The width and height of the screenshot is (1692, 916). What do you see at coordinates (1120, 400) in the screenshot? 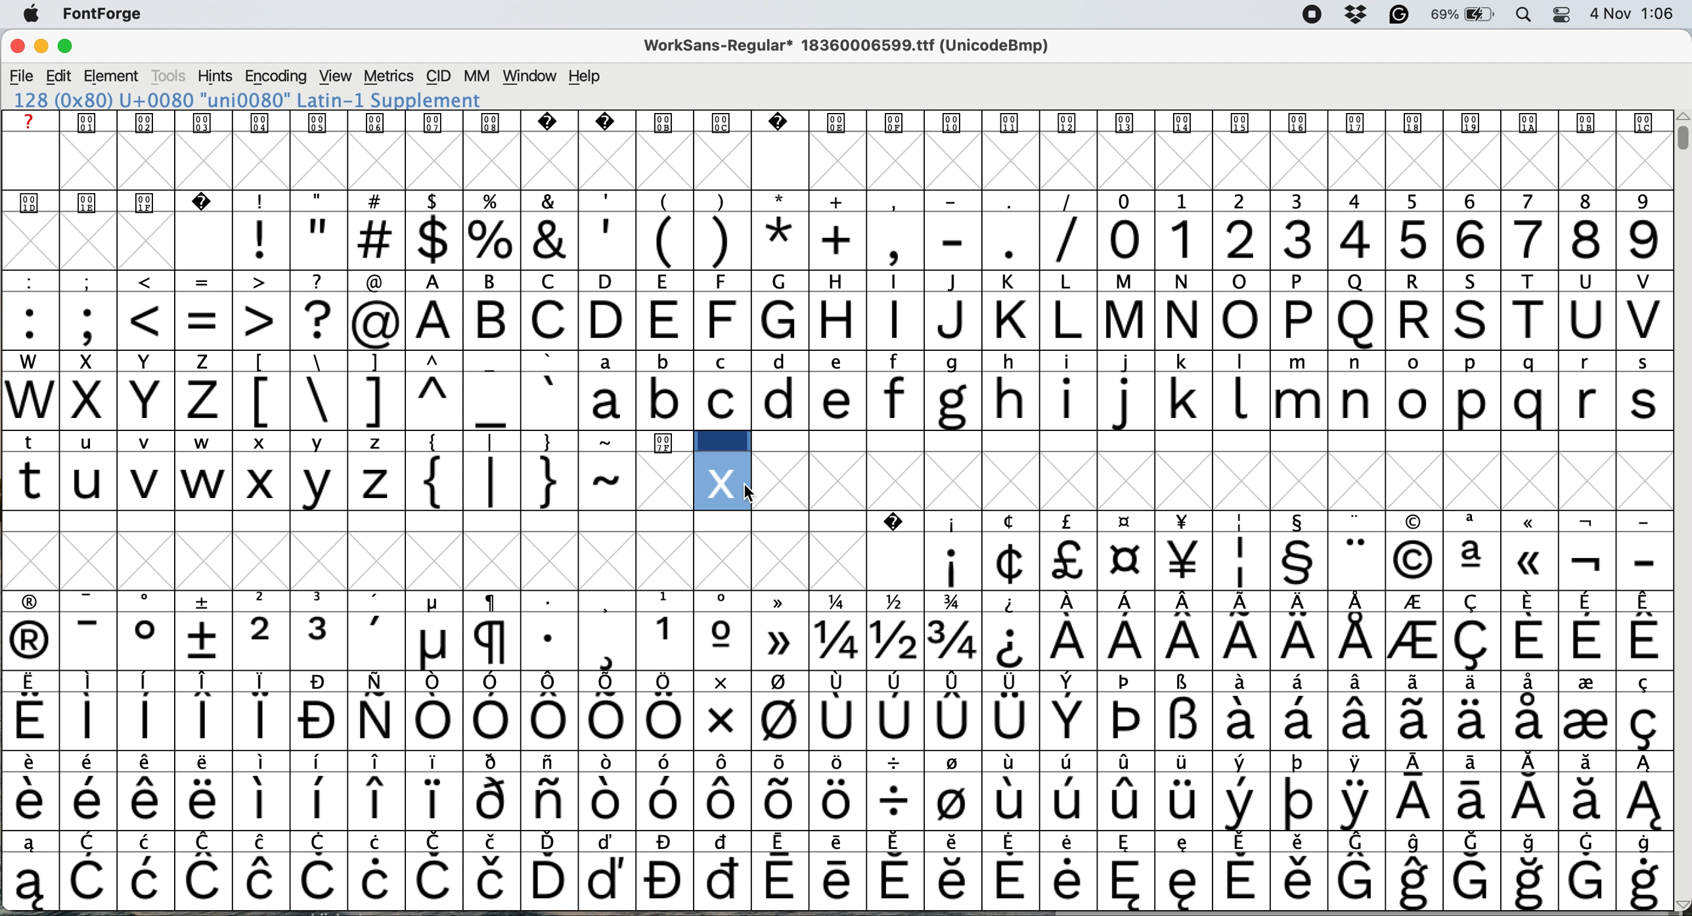
I see `lower case letters a to s` at bounding box center [1120, 400].